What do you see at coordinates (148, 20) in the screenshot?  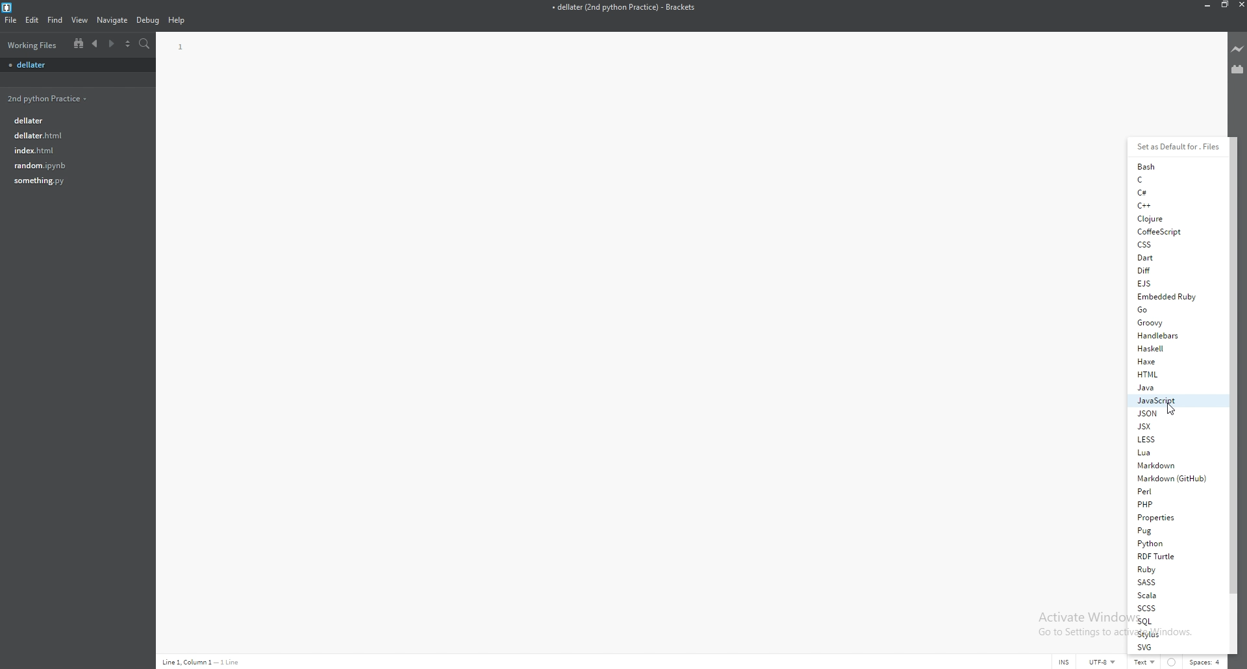 I see `debug` at bounding box center [148, 20].